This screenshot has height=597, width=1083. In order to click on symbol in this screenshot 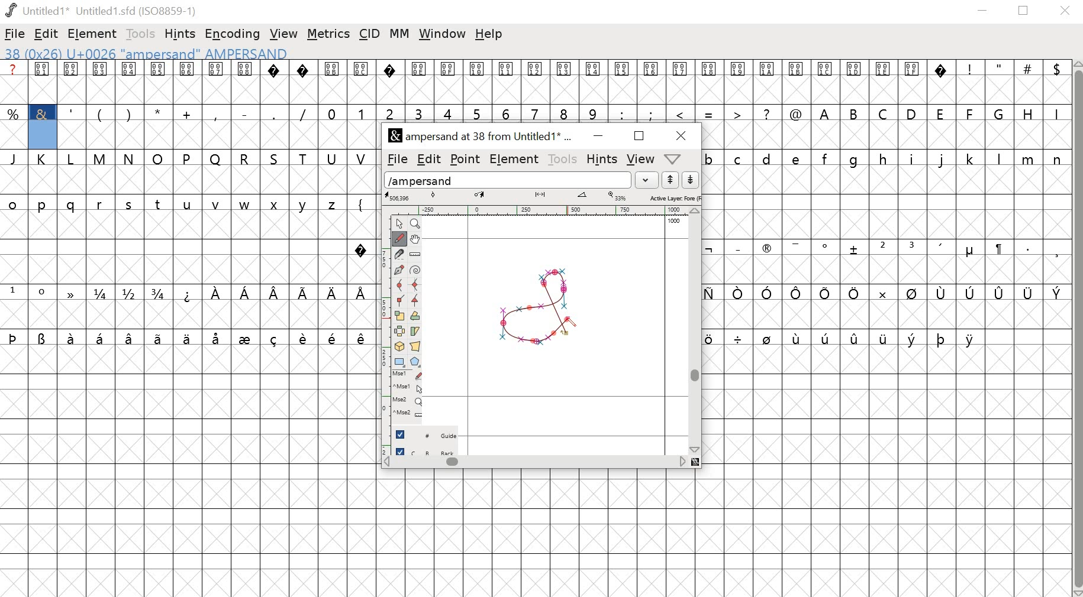, I will do `click(827, 293)`.